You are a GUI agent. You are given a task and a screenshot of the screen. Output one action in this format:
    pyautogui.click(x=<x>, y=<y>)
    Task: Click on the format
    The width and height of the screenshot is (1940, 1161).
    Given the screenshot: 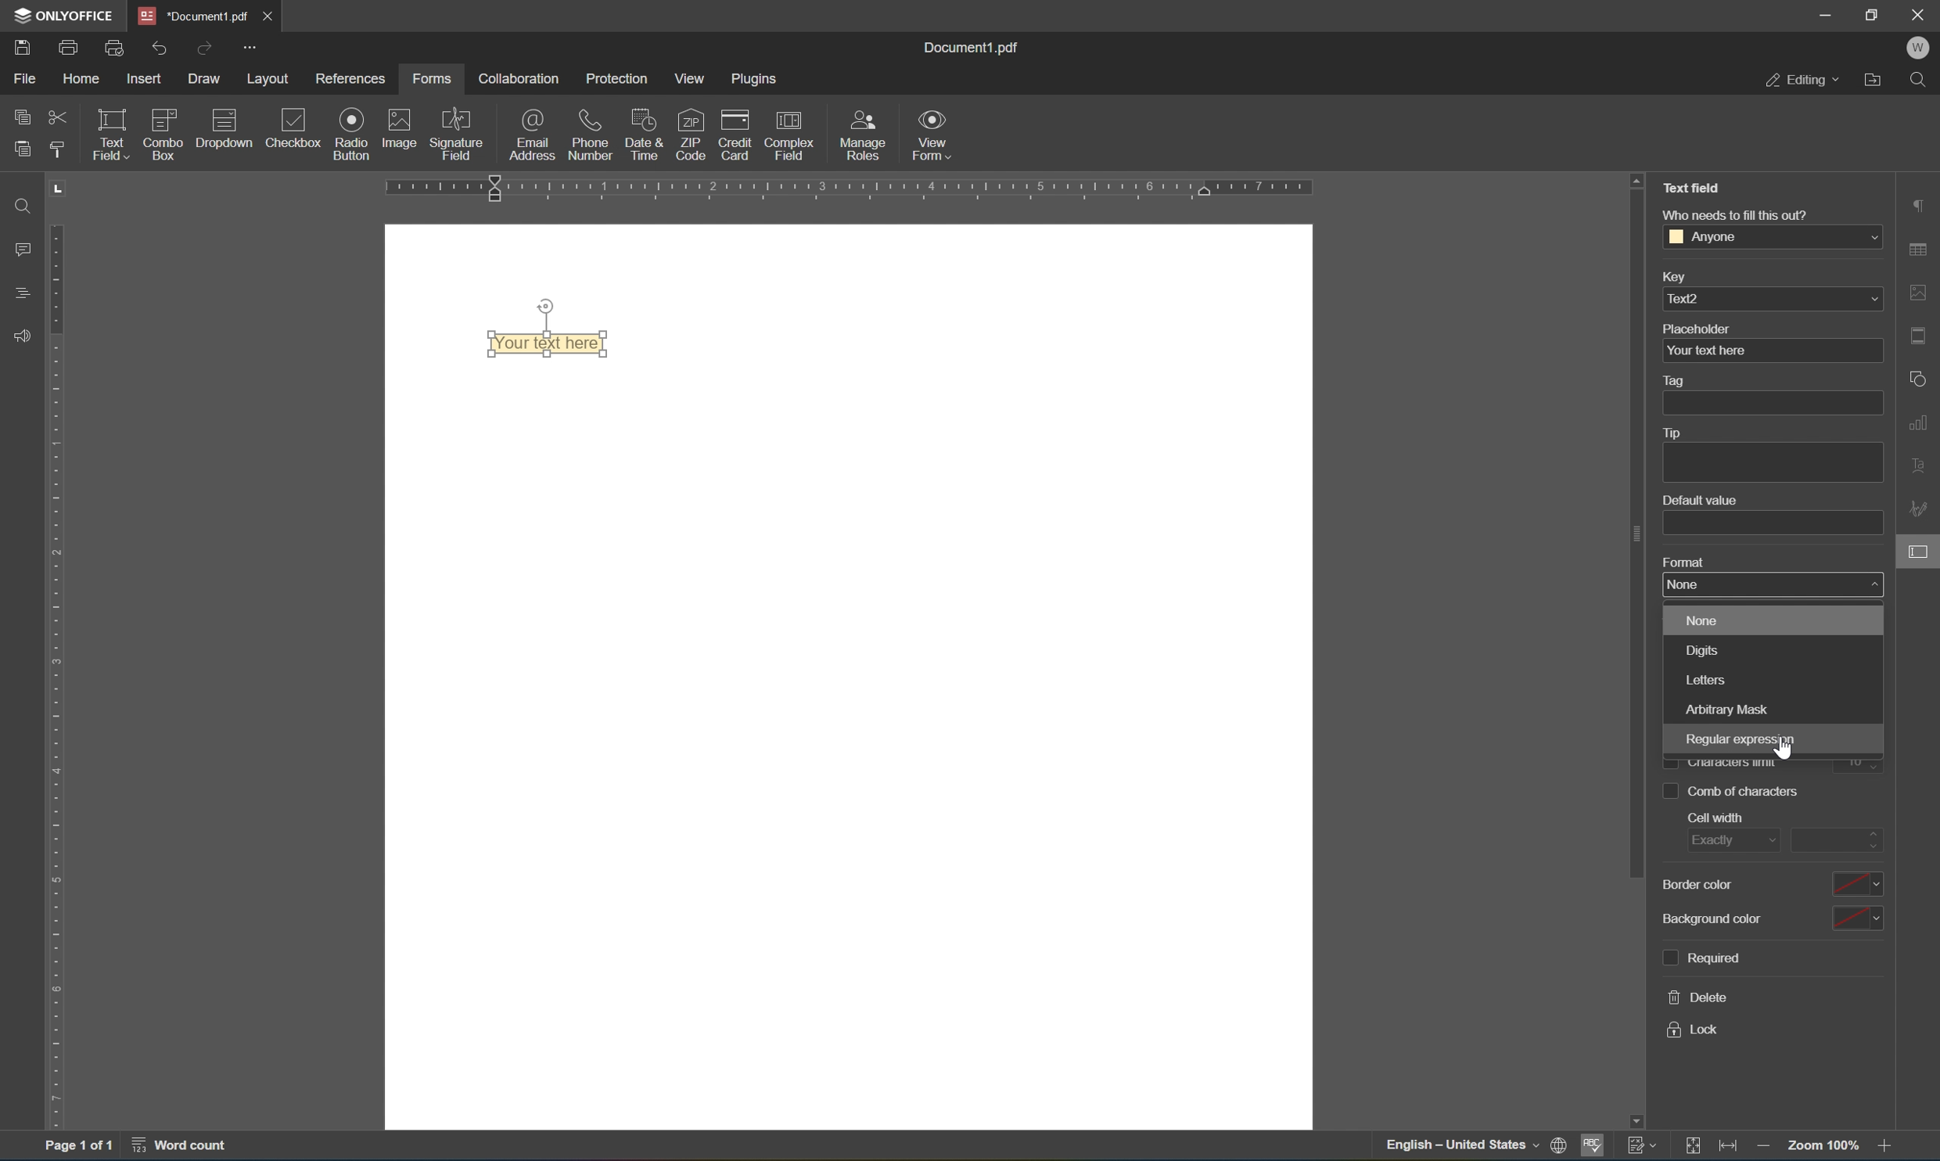 What is the action you would take?
    pyautogui.click(x=1680, y=562)
    